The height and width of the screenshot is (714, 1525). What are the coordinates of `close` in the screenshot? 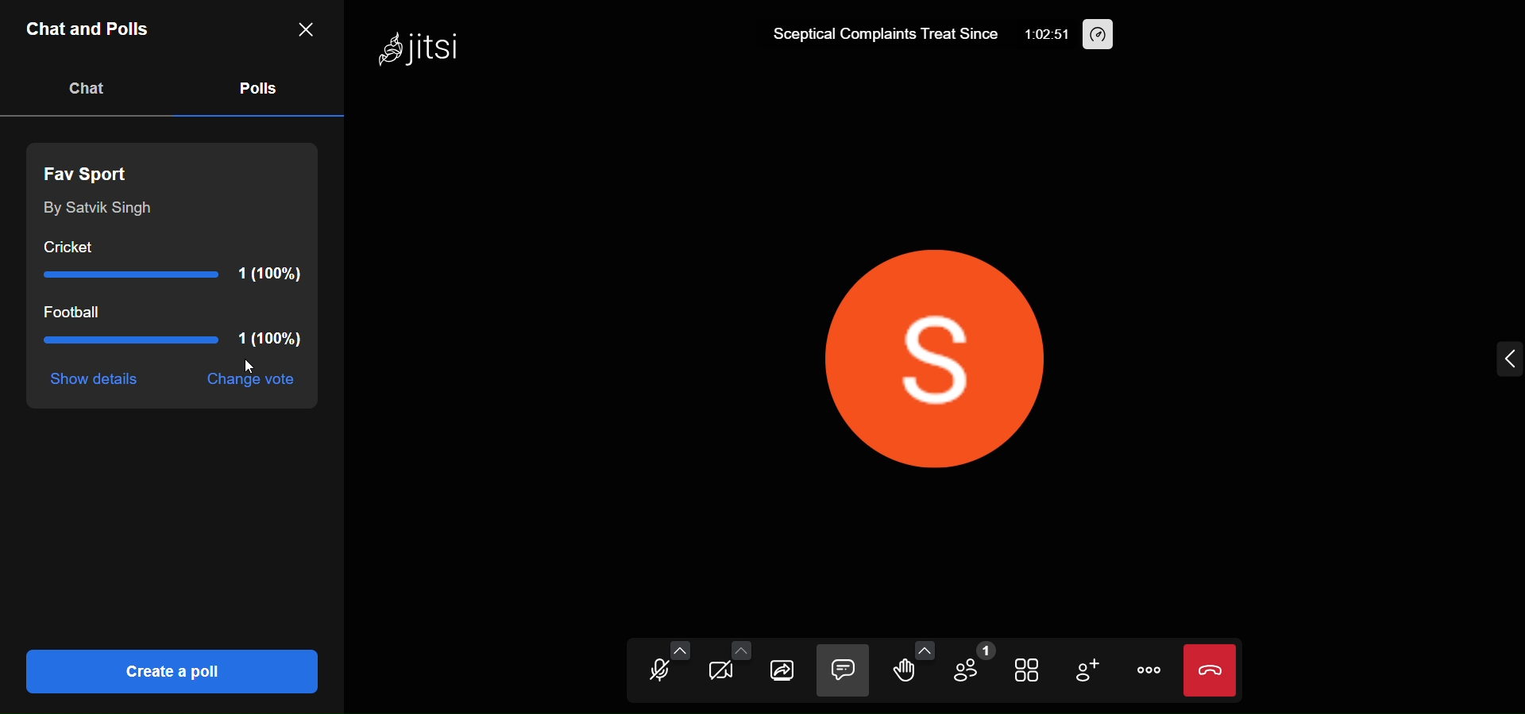 It's located at (304, 28).